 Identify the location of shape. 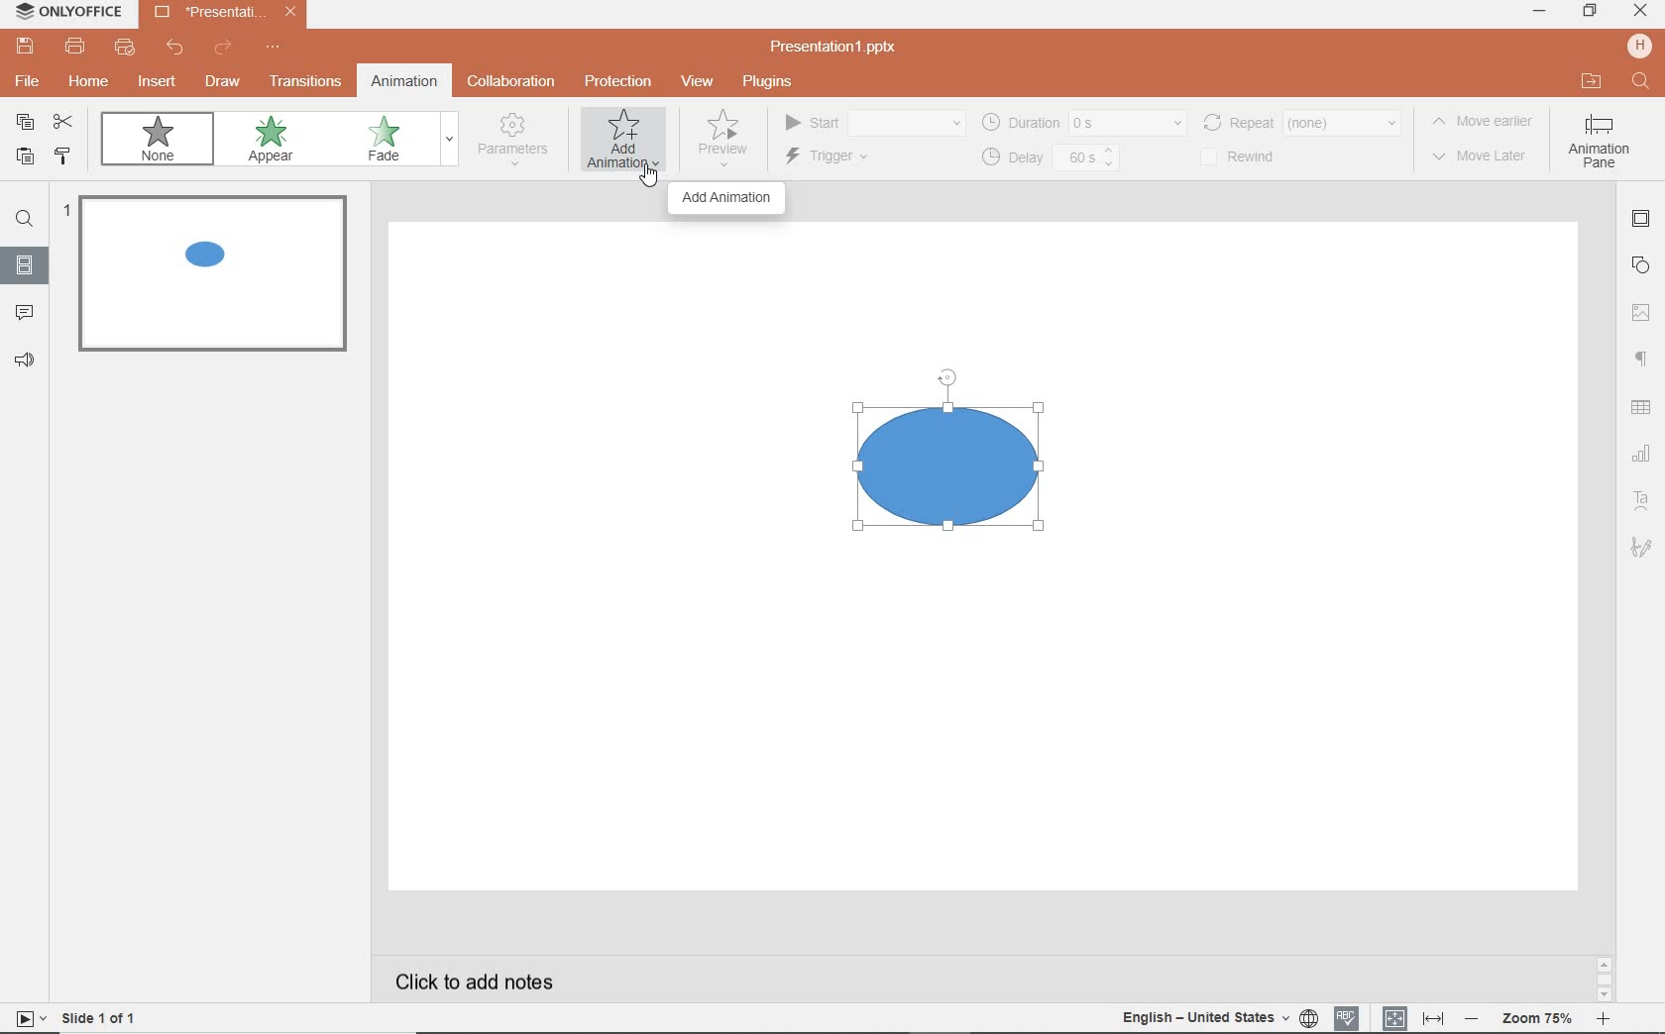
(962, 491).